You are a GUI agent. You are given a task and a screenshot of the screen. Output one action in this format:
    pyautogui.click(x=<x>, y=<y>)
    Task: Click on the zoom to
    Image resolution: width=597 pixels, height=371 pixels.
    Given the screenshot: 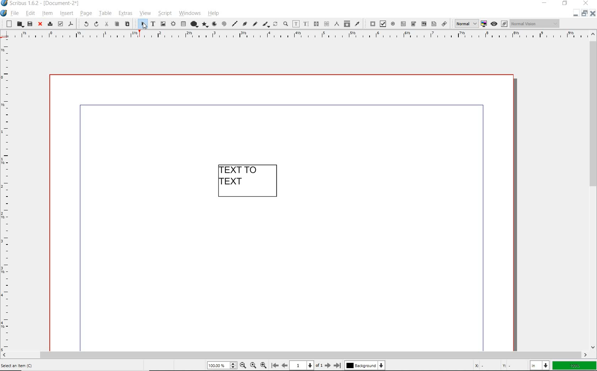 What is the action you would take?
    pyautogui.click(x=254, y=365)
    